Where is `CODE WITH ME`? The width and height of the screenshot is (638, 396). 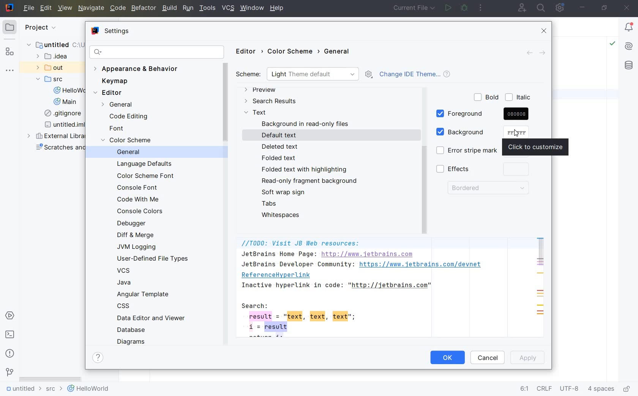 CODE WITH ME is located at coordinates (139, 201).